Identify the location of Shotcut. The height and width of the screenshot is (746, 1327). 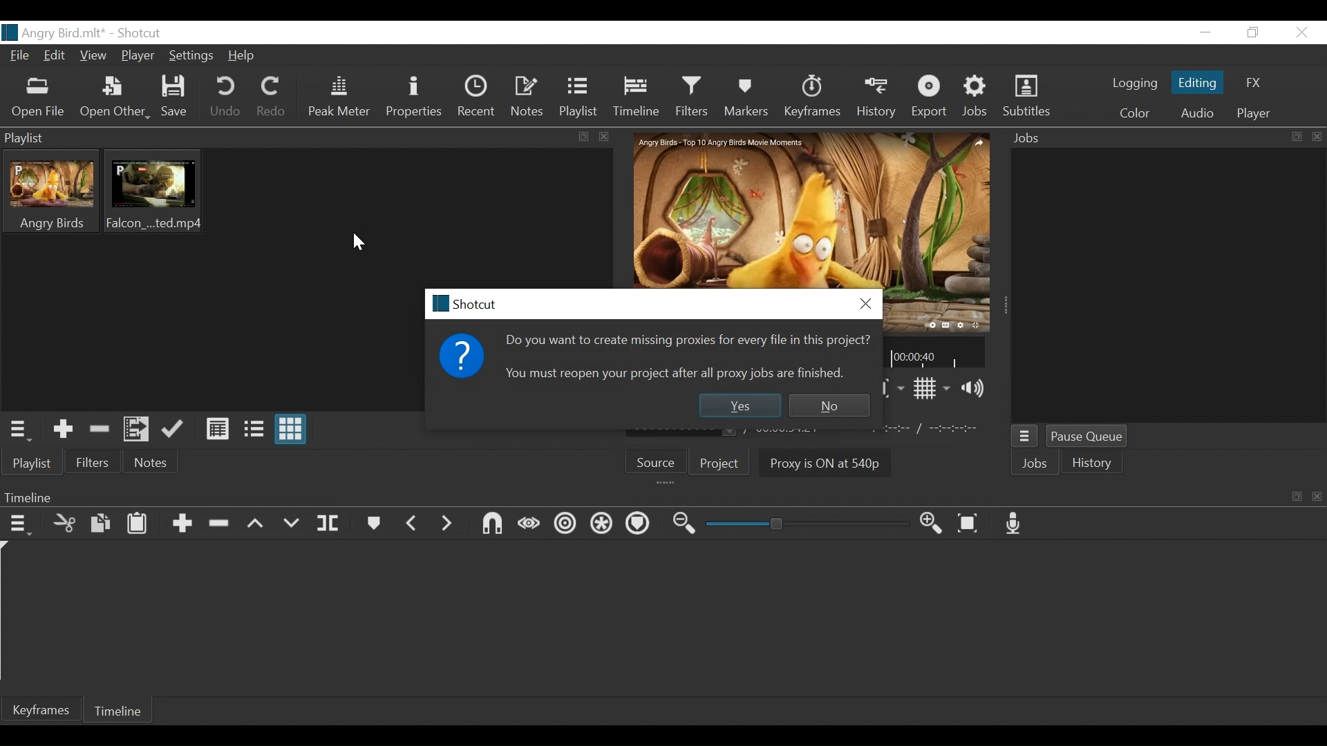
(142, 35).